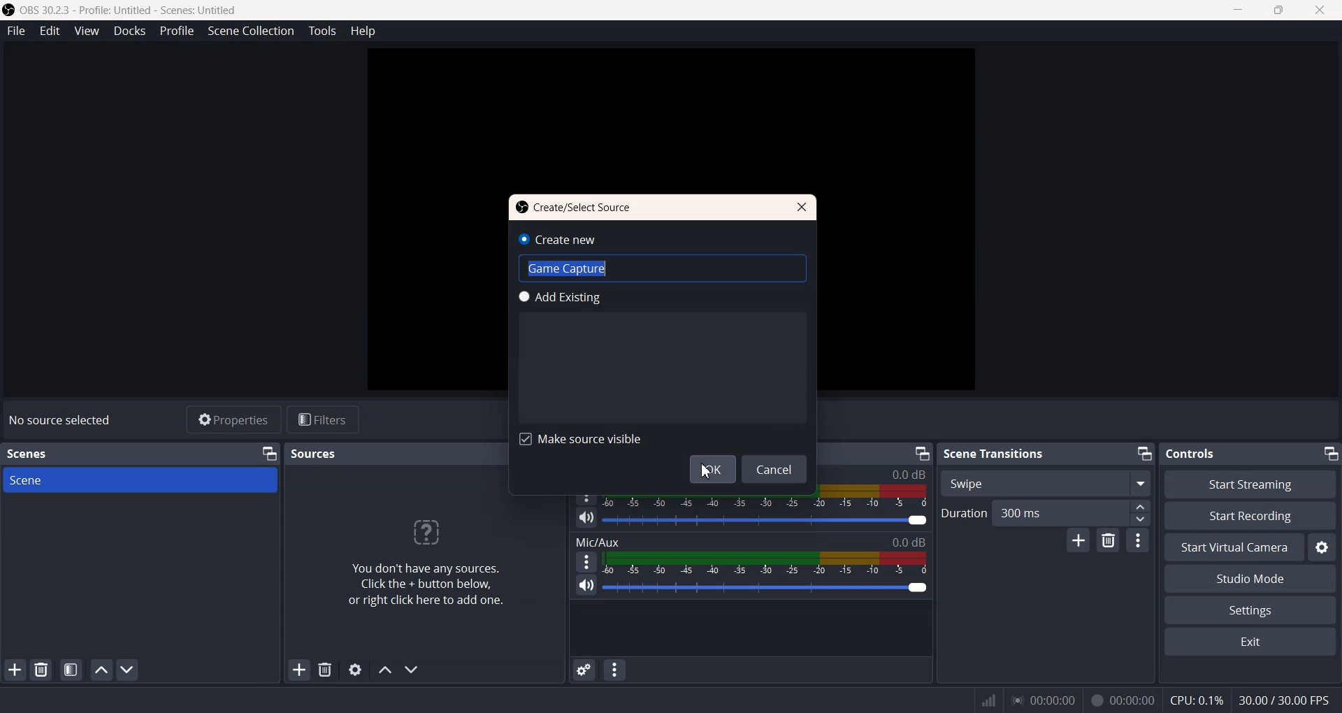  I want to click on Move Source Up, so click(386, 671).